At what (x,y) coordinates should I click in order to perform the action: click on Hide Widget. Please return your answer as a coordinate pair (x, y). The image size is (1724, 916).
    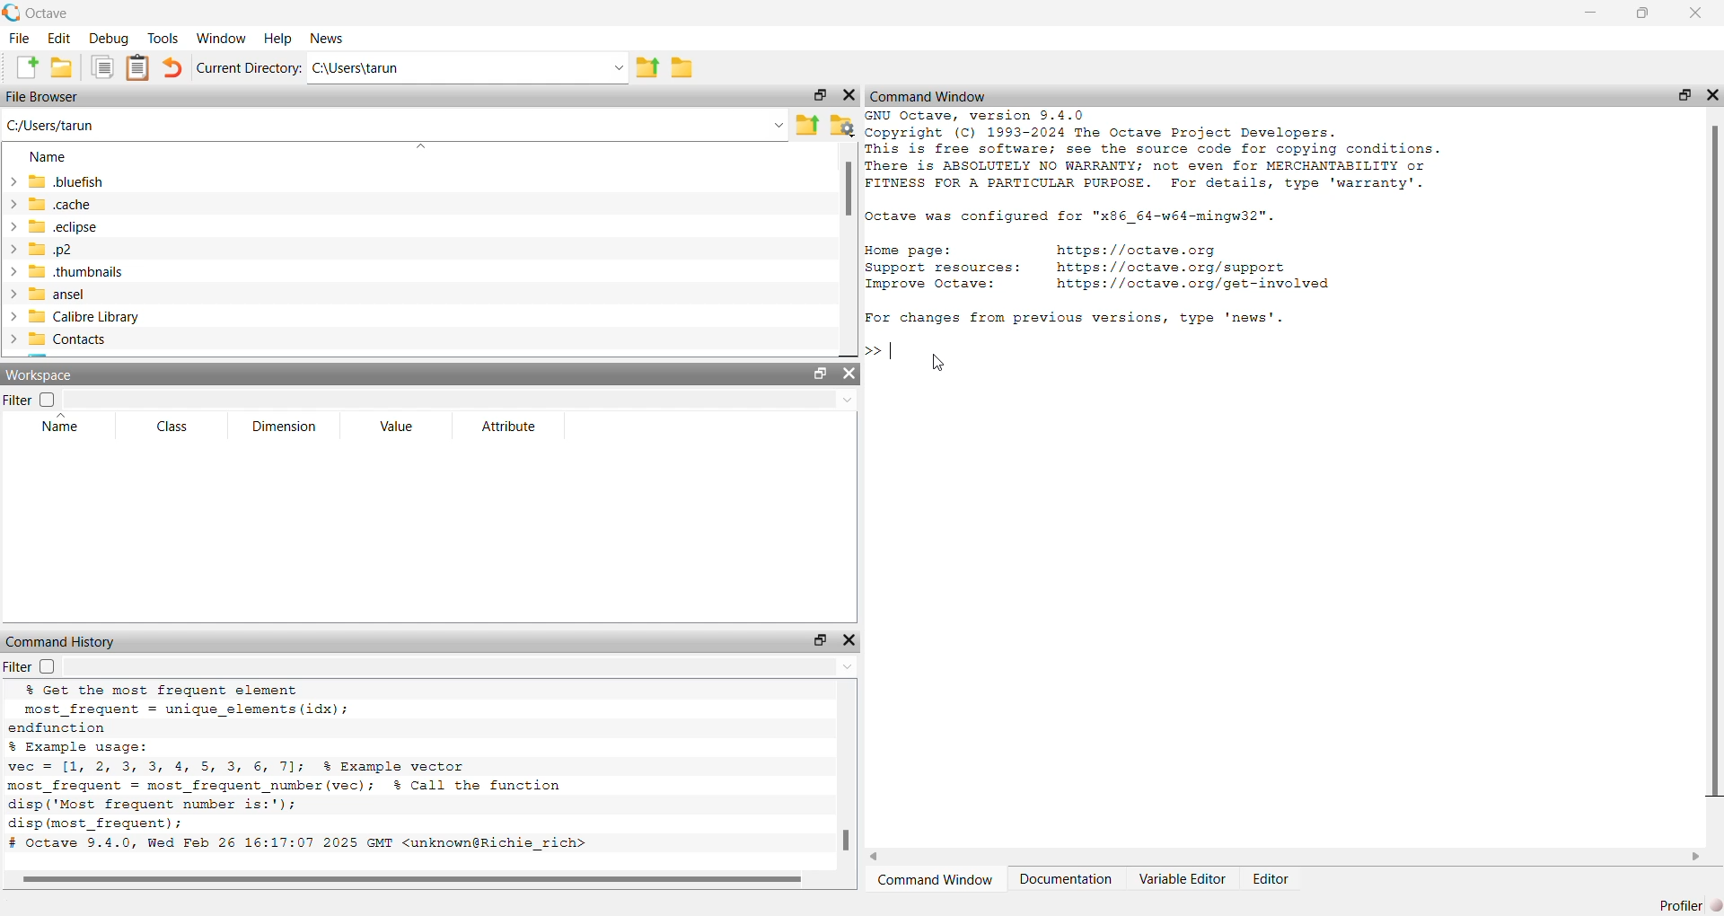
    Looking at the image, I should click on (849, 639).